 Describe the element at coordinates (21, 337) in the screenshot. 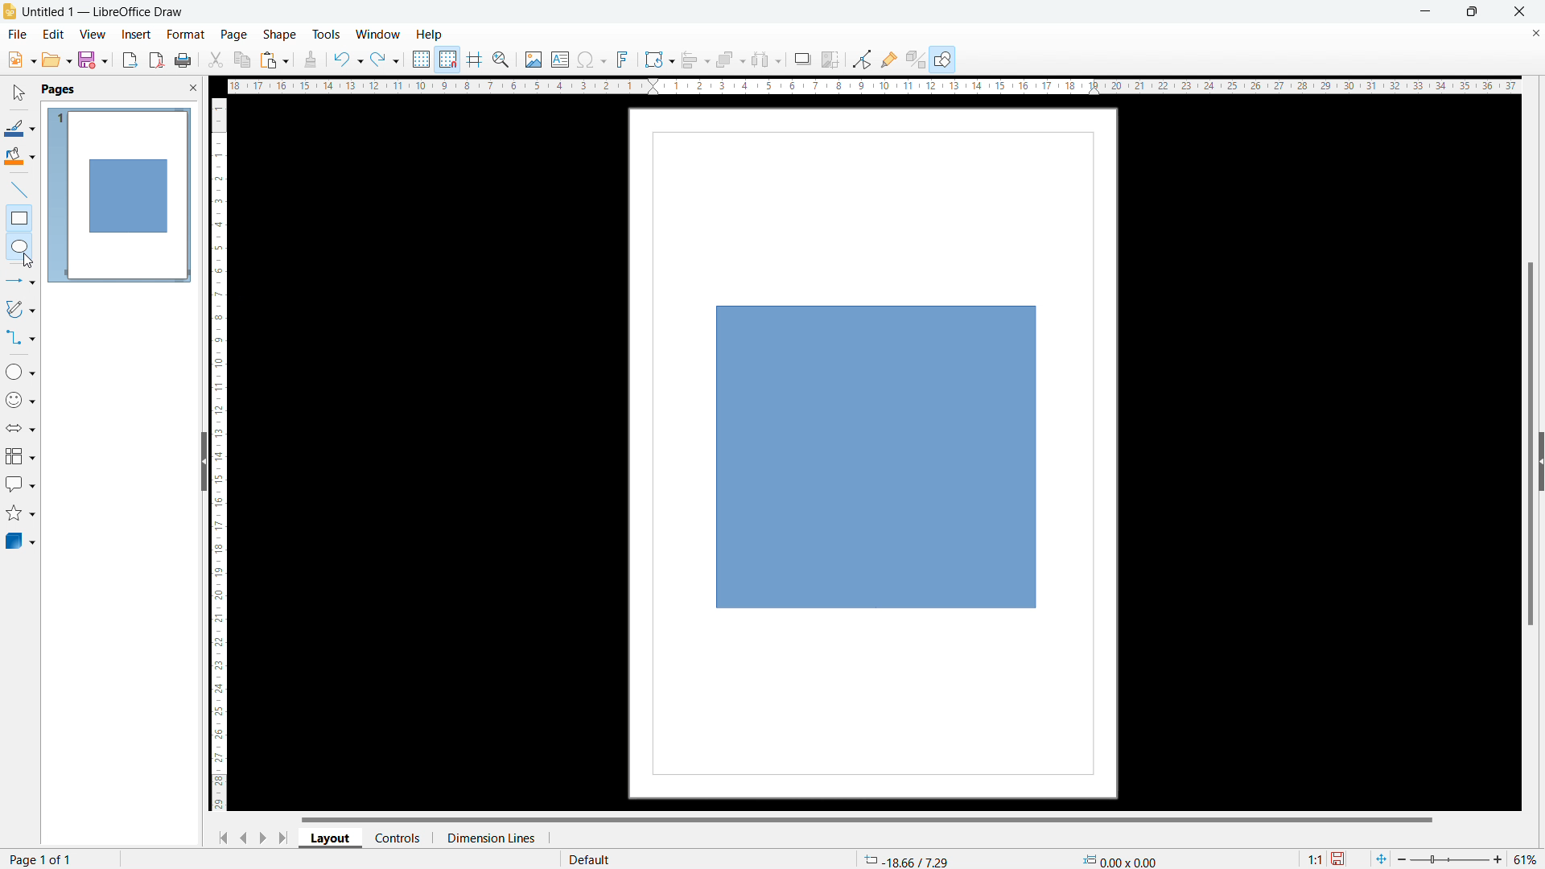

I see `connectors` at that location.